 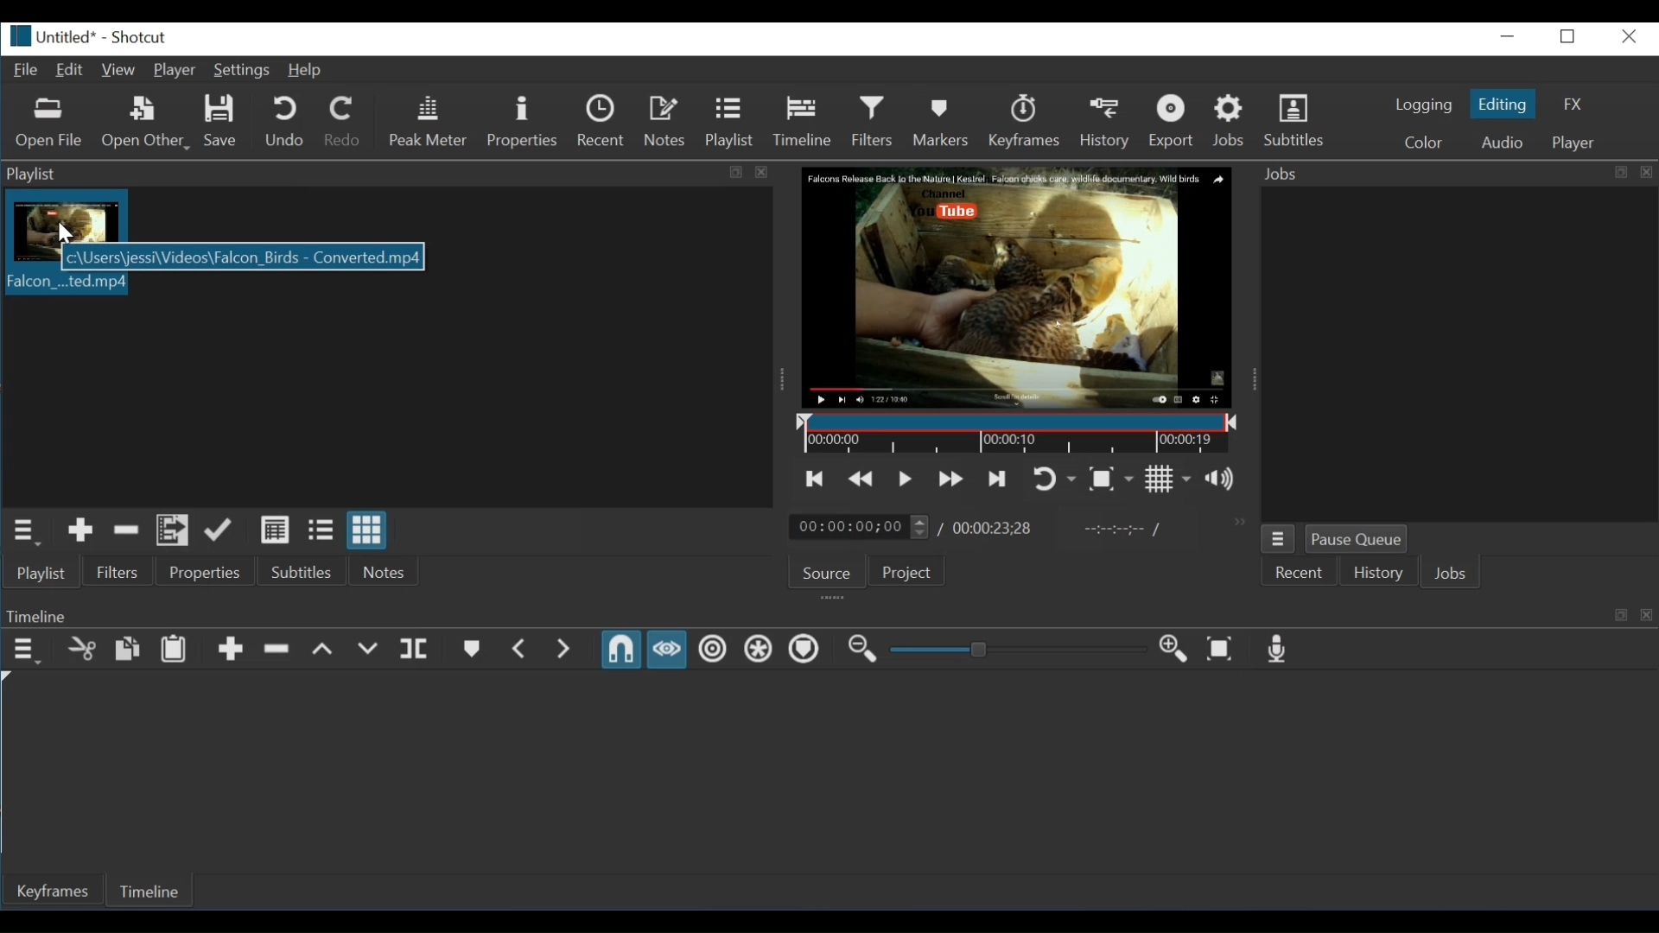 I want to click on Clip thumbnail, so click(x=69, y=217).